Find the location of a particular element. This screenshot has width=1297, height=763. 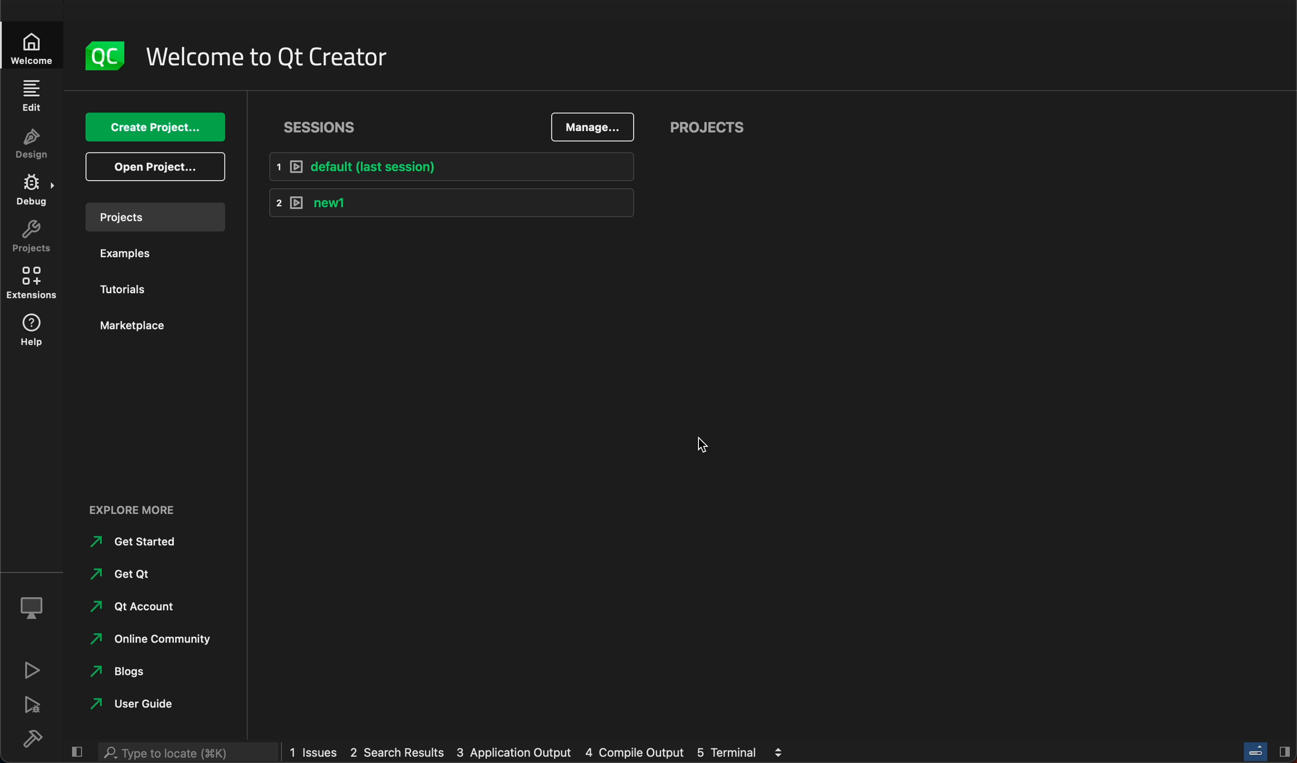

create project... is located at coordinates (155, 129).